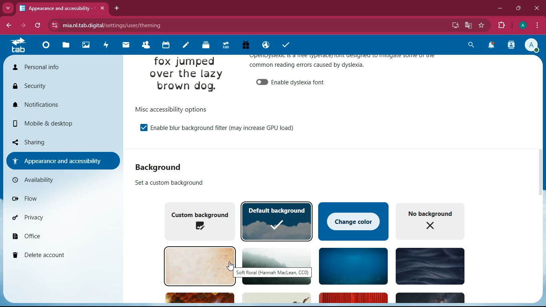 The width and height of the screenshot is (546, 307). What do you see at coordinates (522, 25) in the screenshot?
I see `pfoile` at bounding box center [522, 25].